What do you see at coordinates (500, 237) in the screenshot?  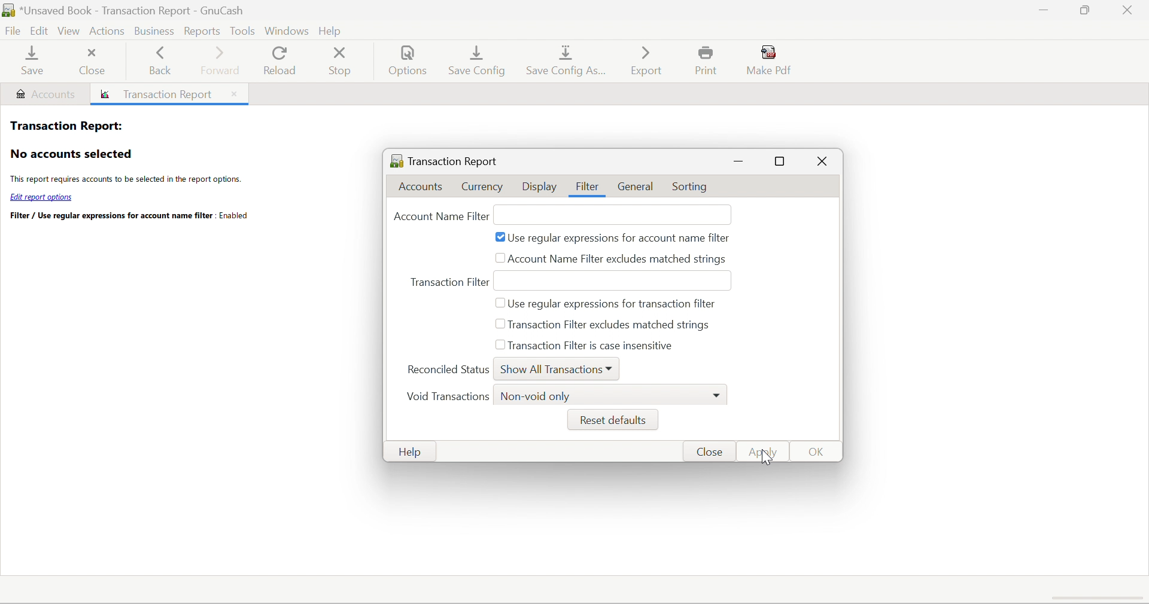 I see `Checkbox` at bounding box center [500, 237].